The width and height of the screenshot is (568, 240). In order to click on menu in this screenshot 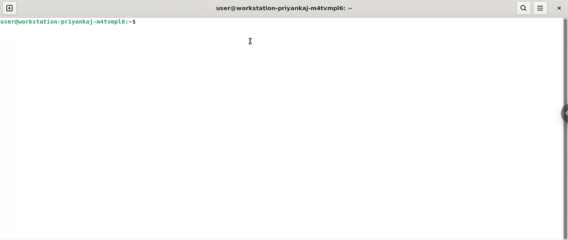, I will do `click(541, 8)`.